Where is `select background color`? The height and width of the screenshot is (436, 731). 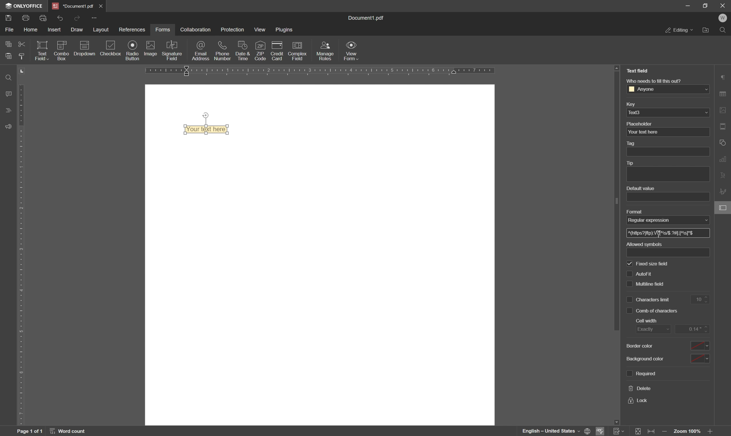
select background color is located at coordinates (700, 358).